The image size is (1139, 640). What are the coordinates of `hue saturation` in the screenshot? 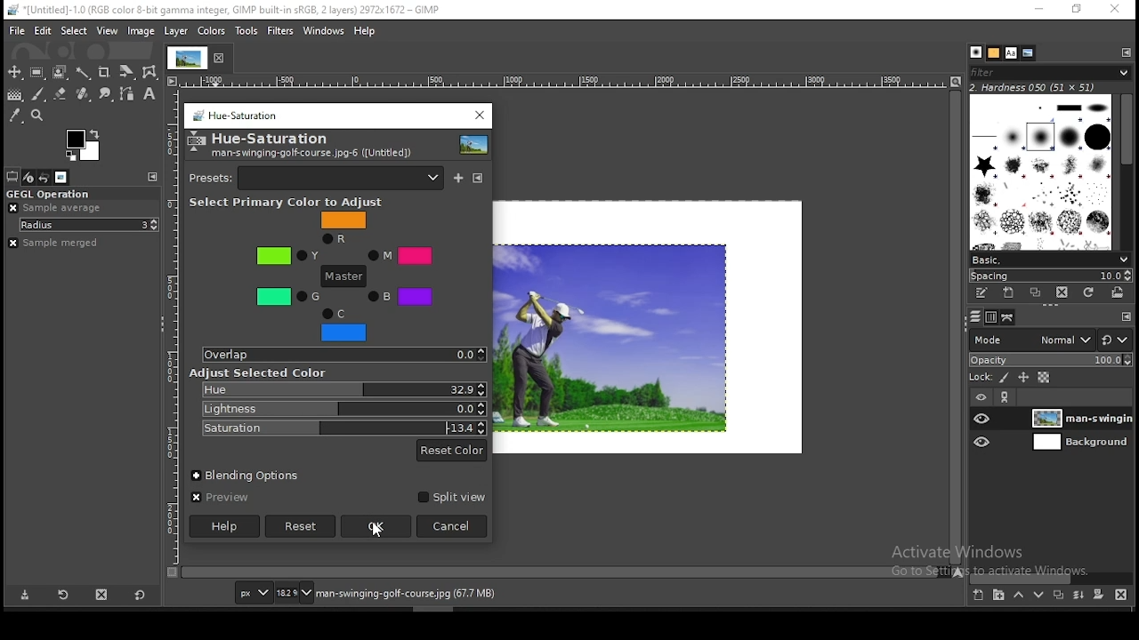 It's located at (235, 116).